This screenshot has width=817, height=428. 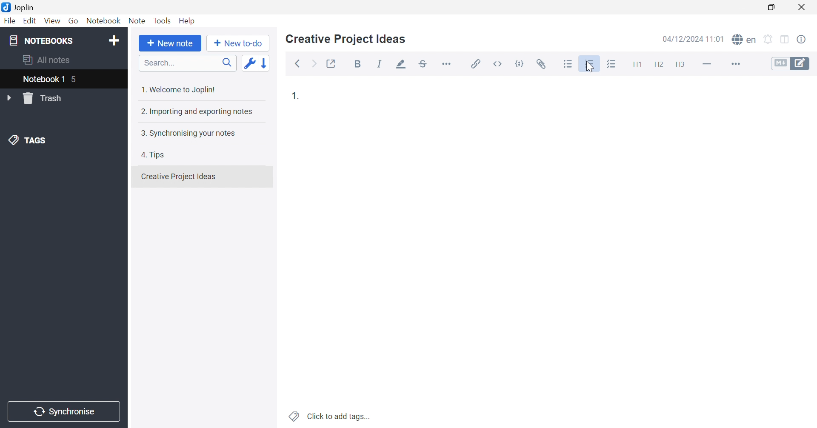 What do you see at coordinates (189, 134) in the screenshot?
I see `3. Synchronising your notes` at bounding box center [189, 134].